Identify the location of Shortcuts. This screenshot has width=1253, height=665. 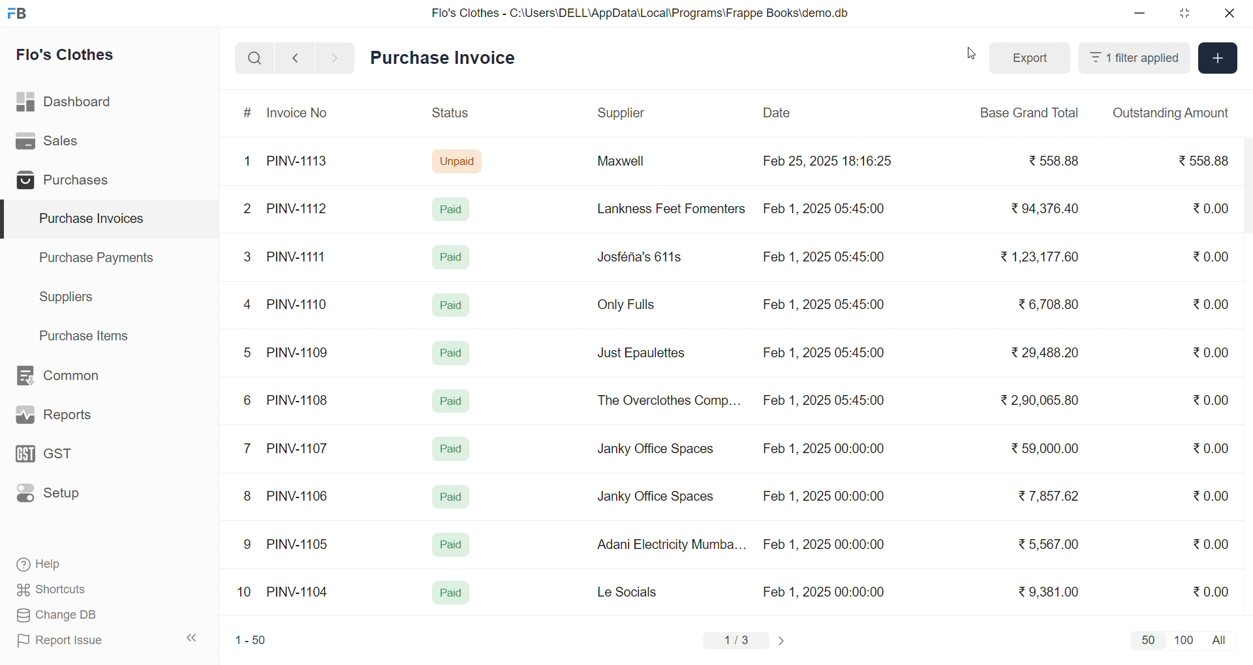
(82, 590).